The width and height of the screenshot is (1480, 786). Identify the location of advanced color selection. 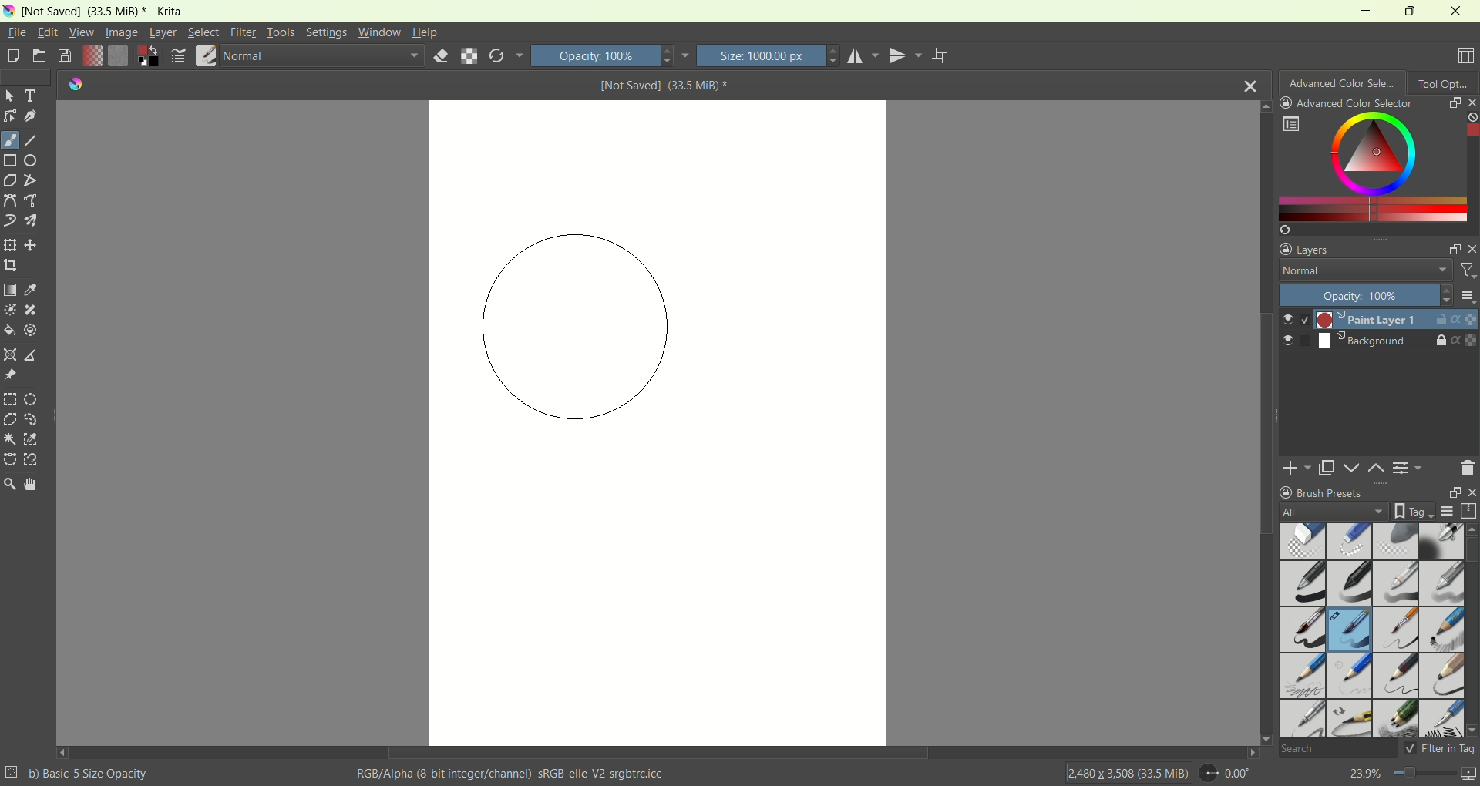
(1343, 81).